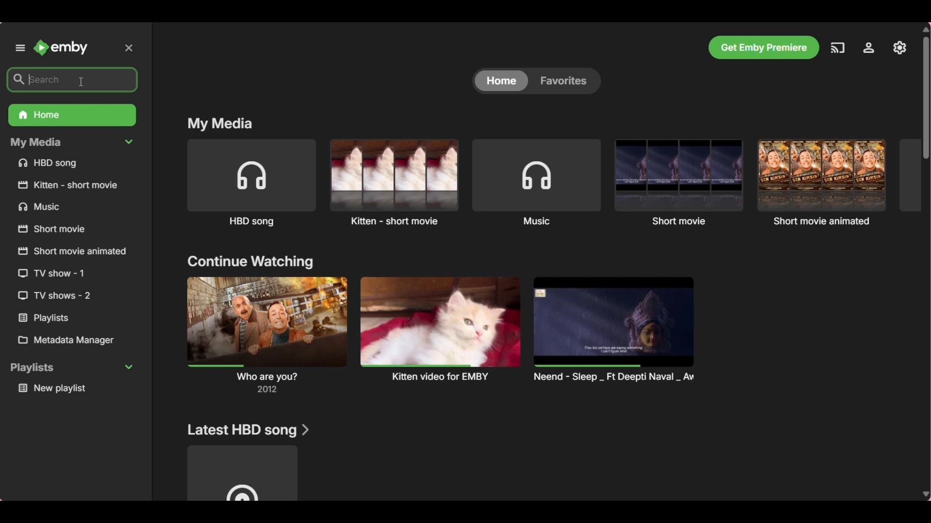 The width and height of the screenshot is (931, 523). What do you see at coordinates (248, 431) in the screenshot?
I see `Section title` at bounding box center [248, 431].